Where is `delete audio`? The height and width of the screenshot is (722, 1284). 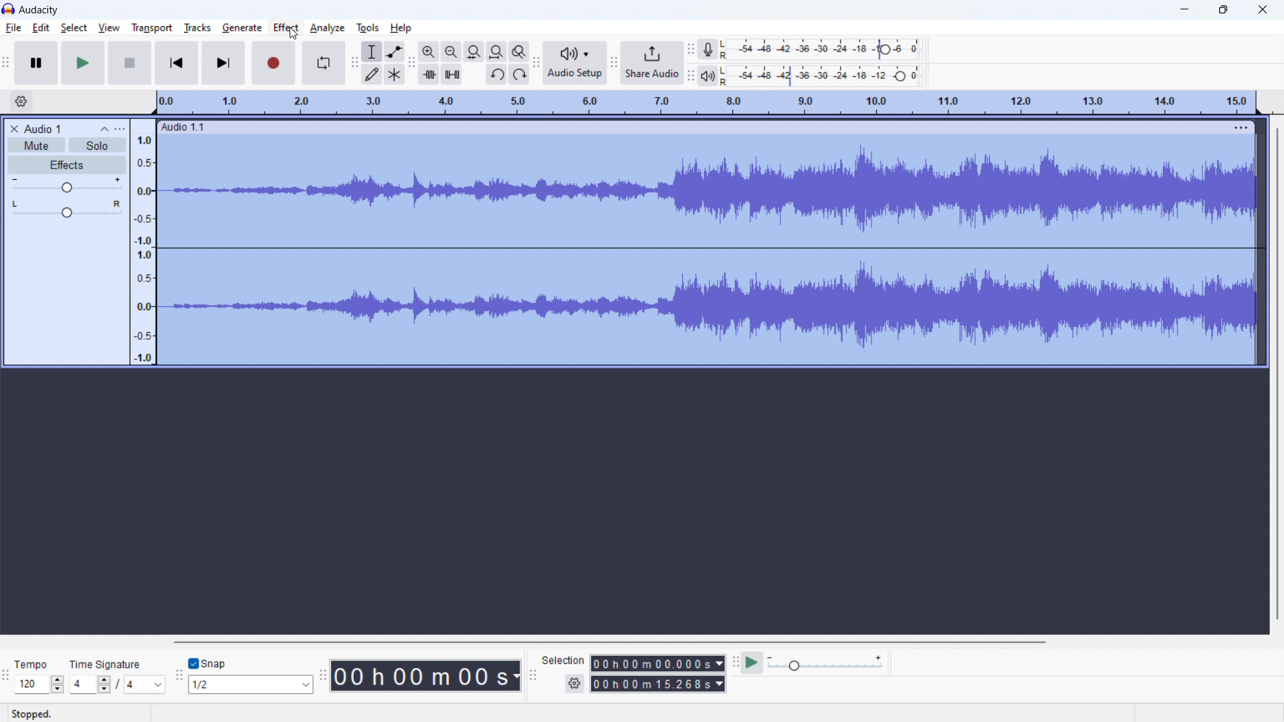 delete audio is located at coordinates (13, 129).